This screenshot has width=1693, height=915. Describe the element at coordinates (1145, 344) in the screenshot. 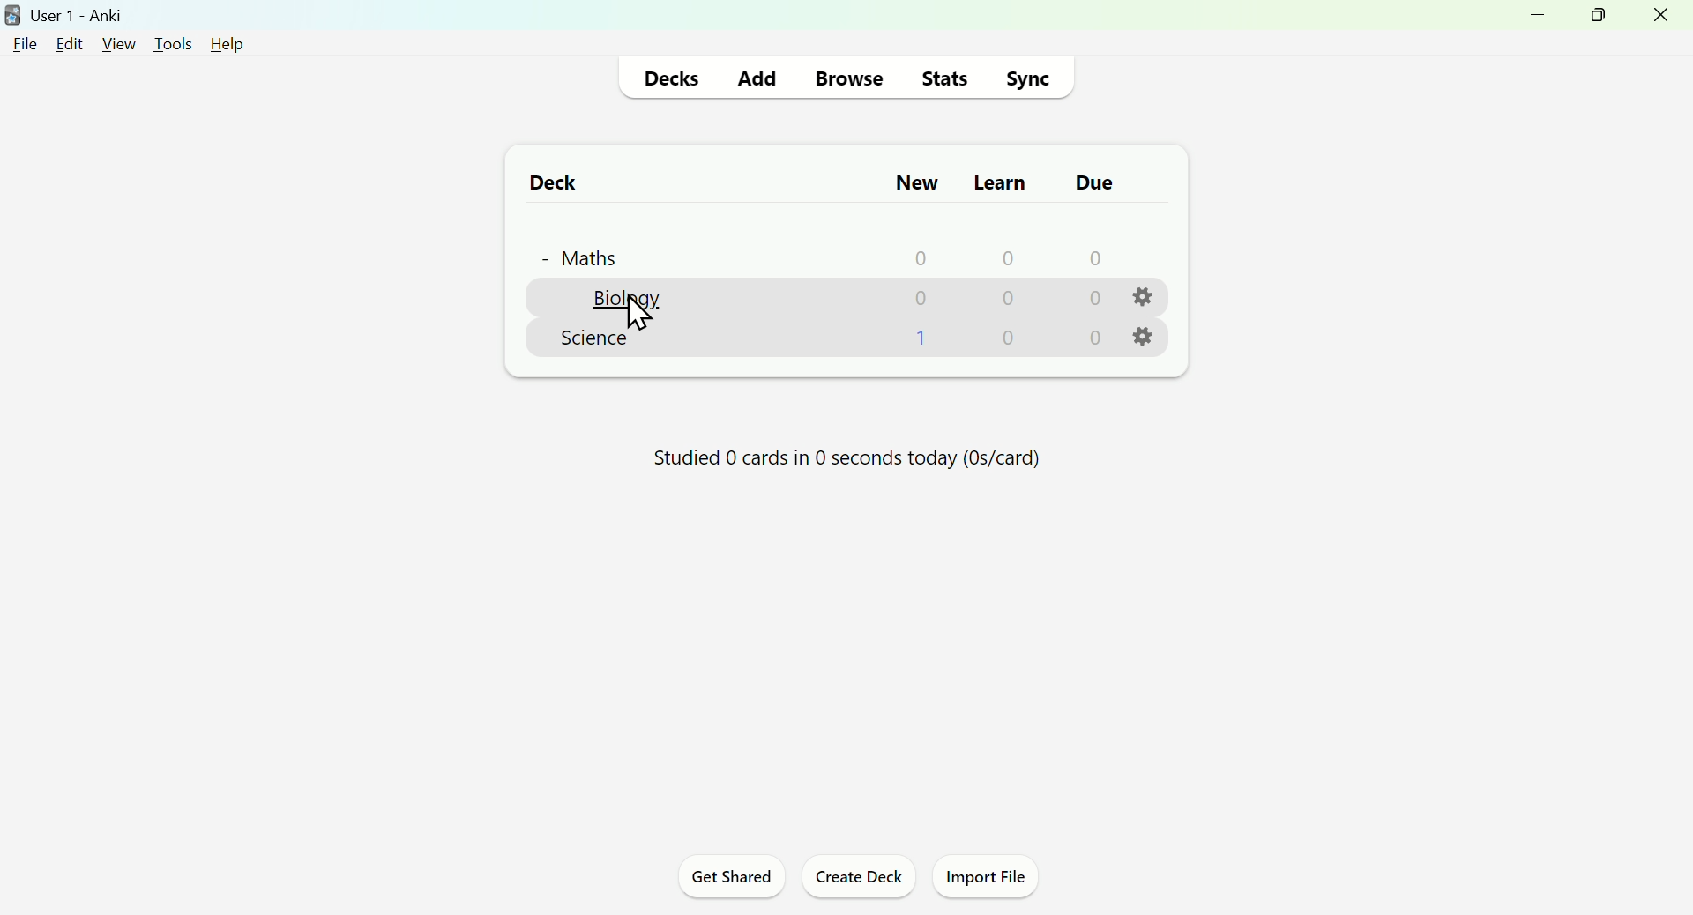

I see `settings` at that location.